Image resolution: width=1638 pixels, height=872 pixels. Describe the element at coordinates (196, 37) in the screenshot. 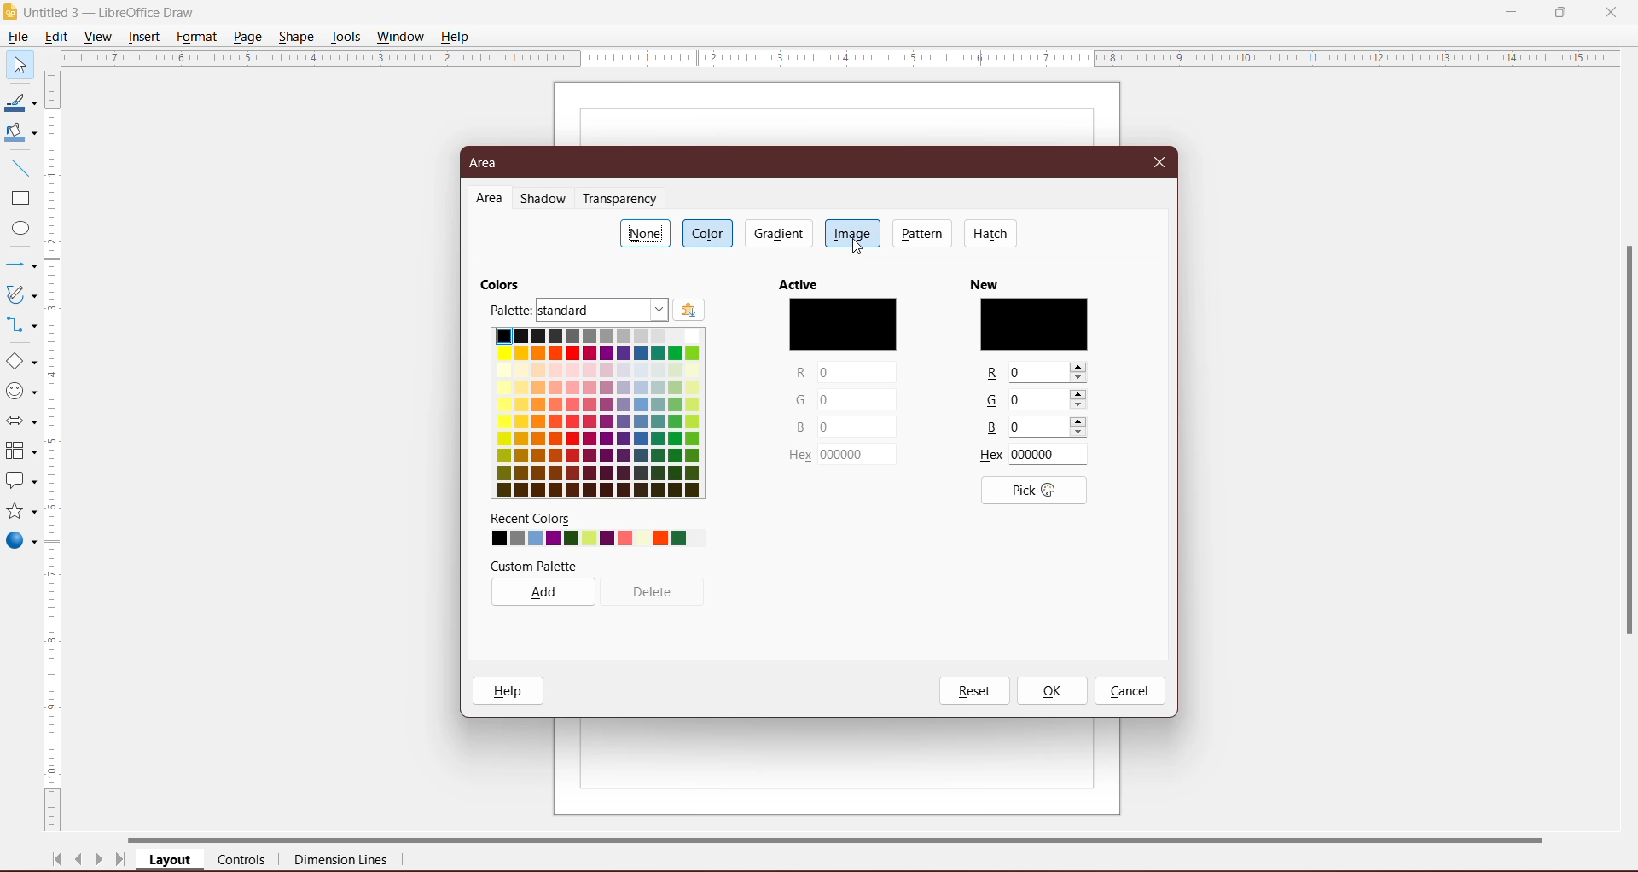

I see `Format` at that location.